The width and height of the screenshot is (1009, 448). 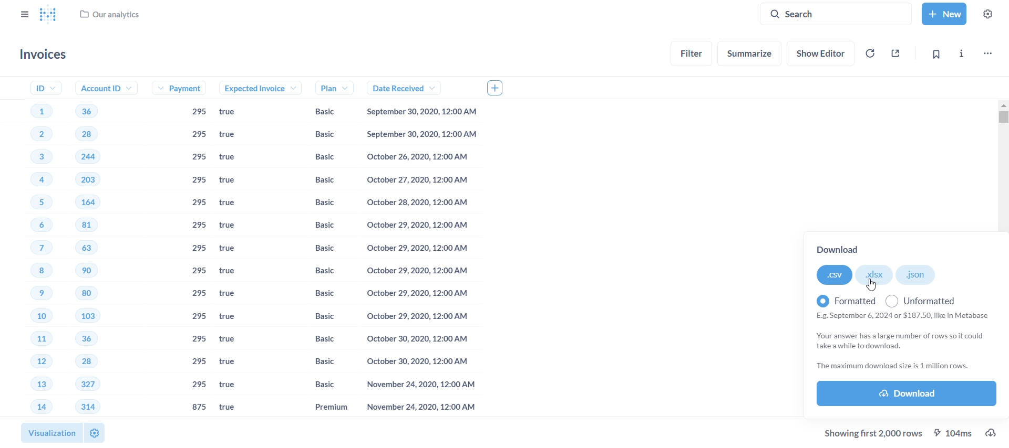 I want to click on bookmark, so click(x=935, y=54).